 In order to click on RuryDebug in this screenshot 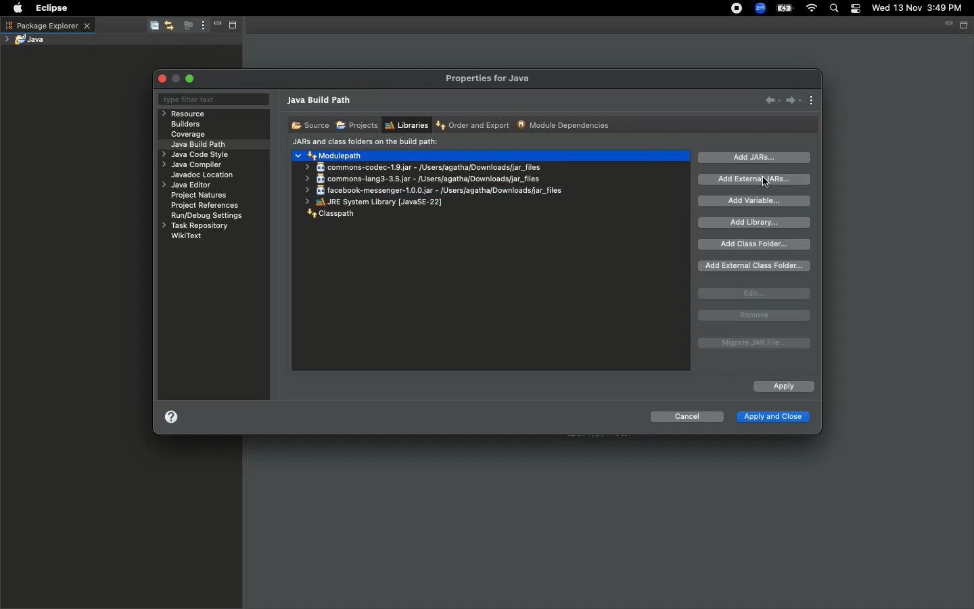, I will do `click(207, 217)`.